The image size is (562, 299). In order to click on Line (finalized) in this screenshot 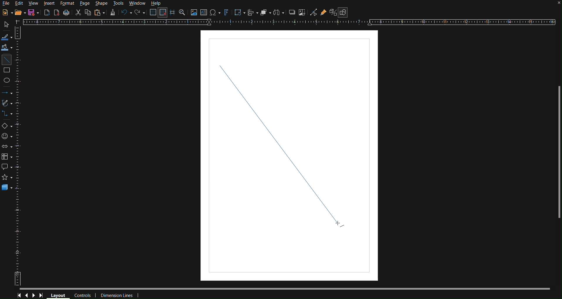, I will do `click(283, 147)`.